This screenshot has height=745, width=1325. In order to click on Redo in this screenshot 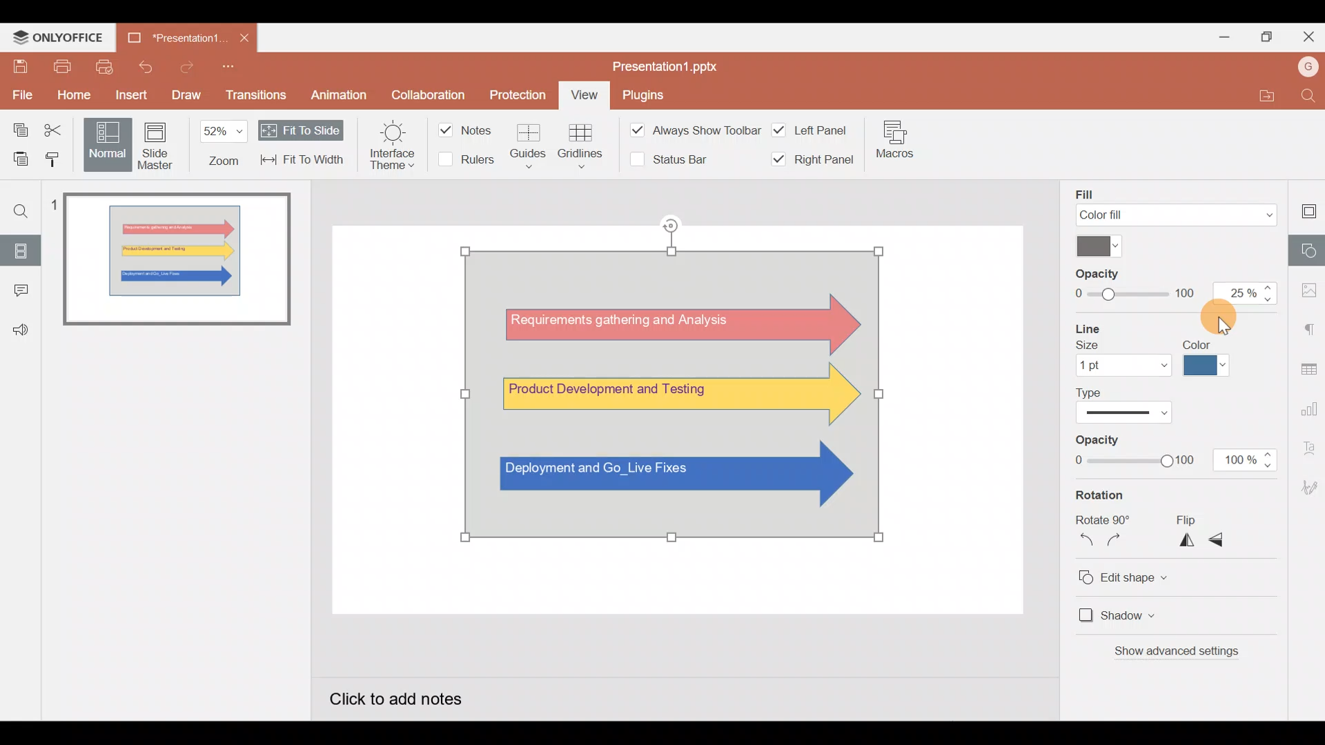, I will do `click(185, 66)`.